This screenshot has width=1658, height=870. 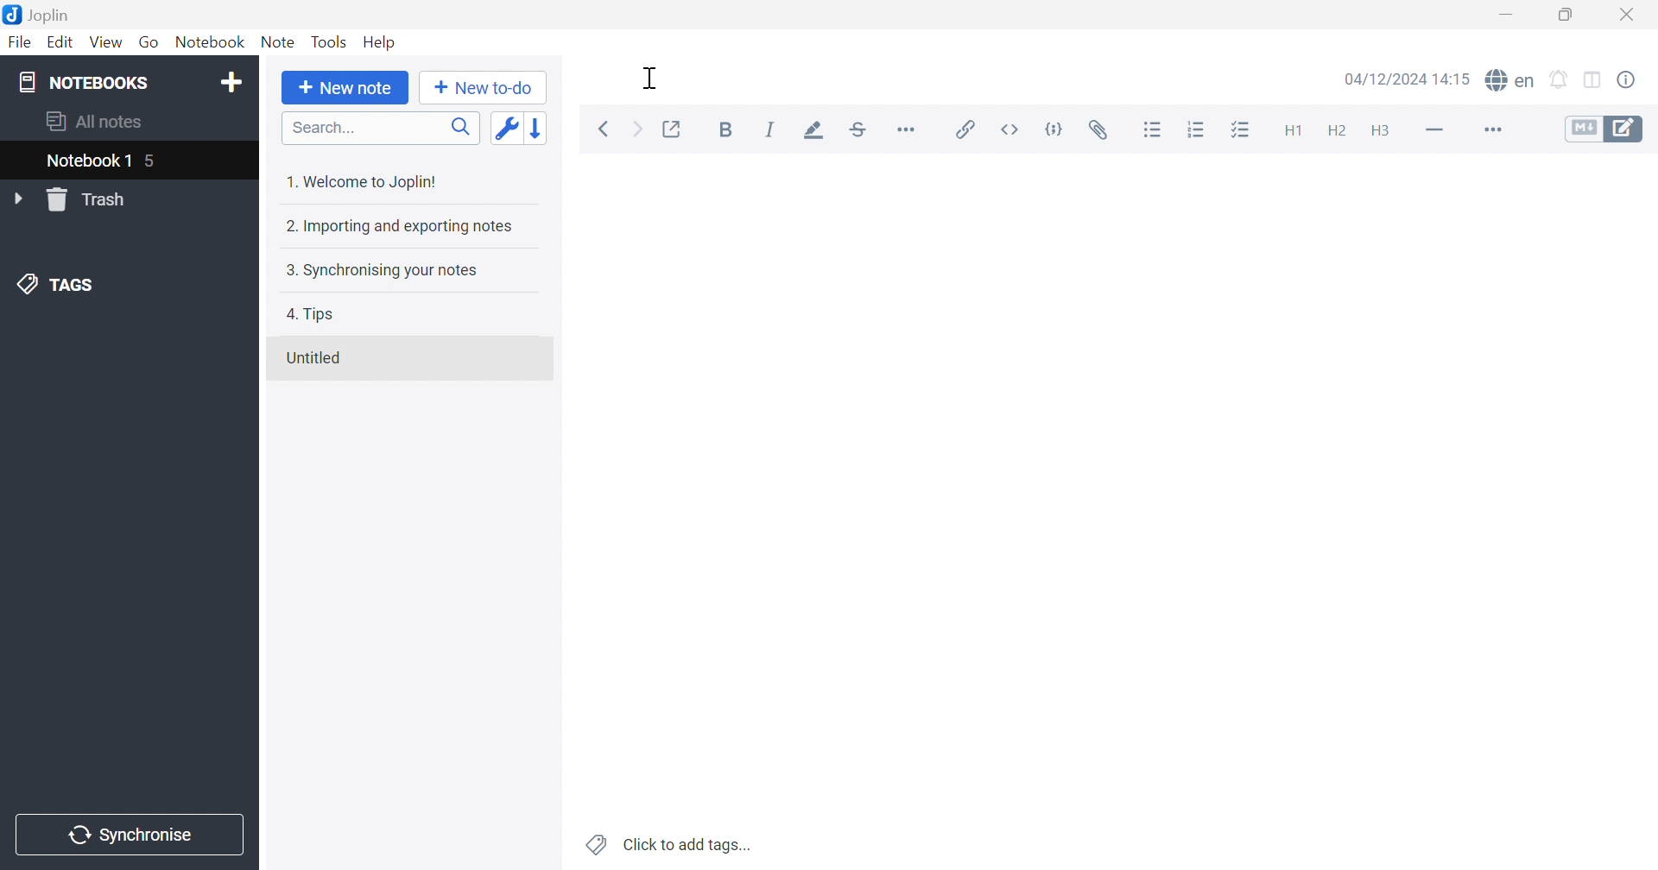 I want to click on Go, so click(x=149, y=43).